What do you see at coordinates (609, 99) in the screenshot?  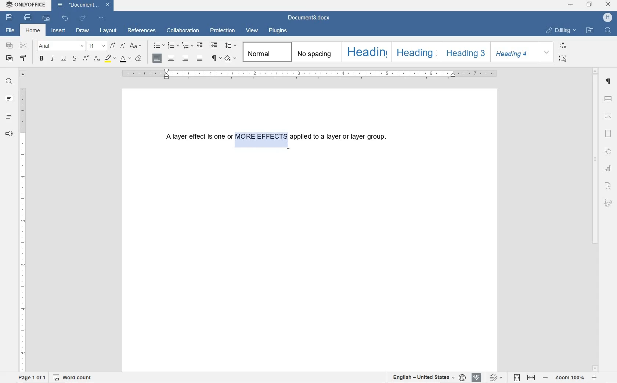 I see `TABLE` at bounding box center [609, 99].